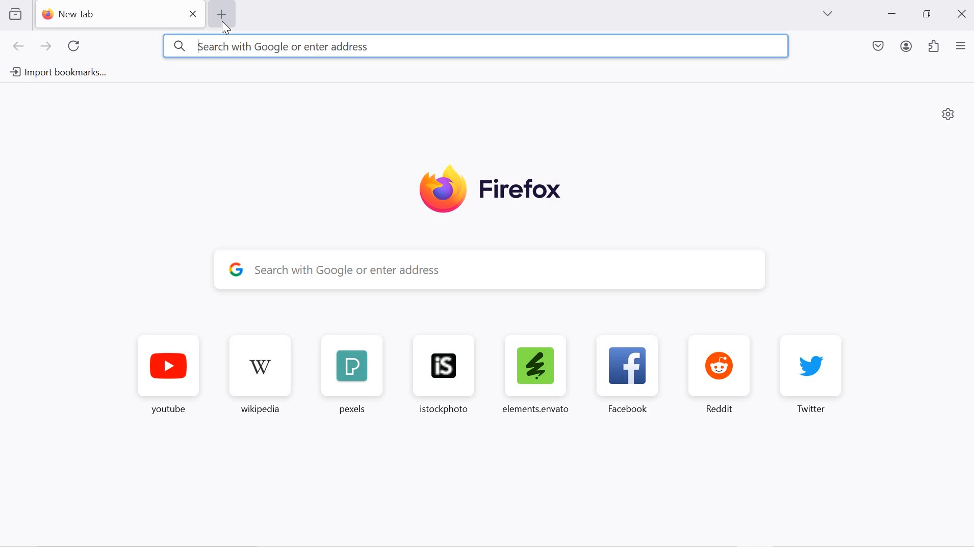 This screenshot has height=547, width=974. I want to click on new tab, so click(68, 14).